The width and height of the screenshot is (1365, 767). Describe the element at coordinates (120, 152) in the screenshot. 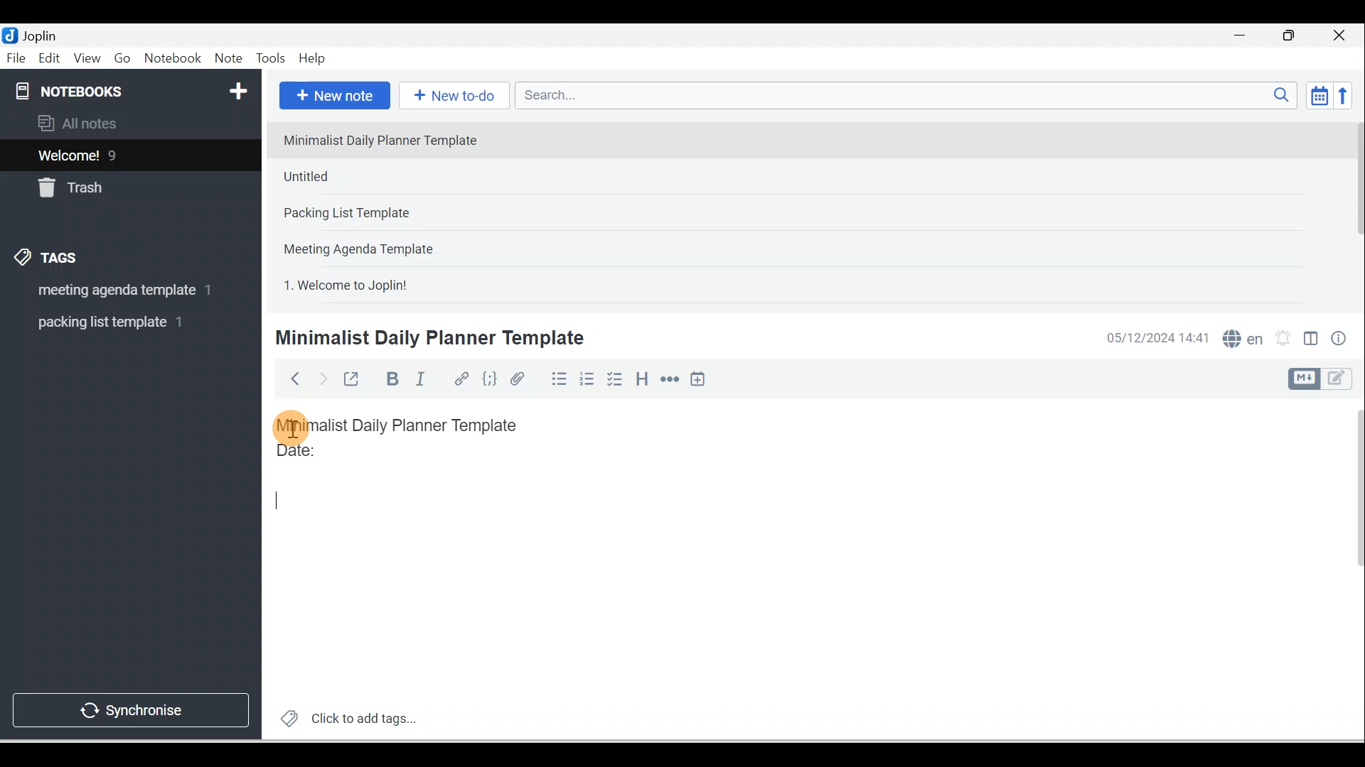

I see `Notes` at that location.